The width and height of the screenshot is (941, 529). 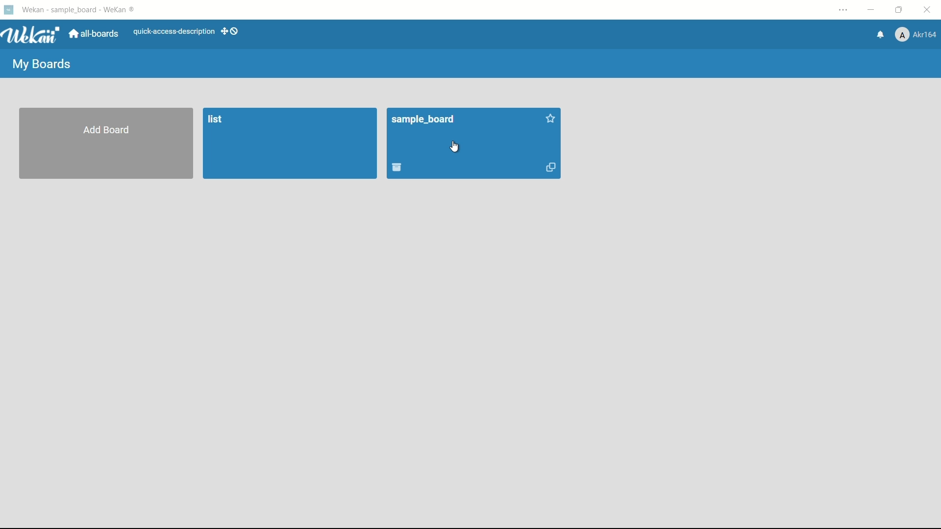 What do you see at coordinates (898, 10) in the screenshot?
I see `maximize` at bounding box center [898, 10].